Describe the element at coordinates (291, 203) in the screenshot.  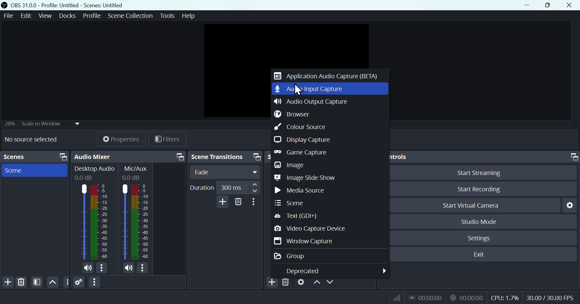
I see `Scene` at that location.